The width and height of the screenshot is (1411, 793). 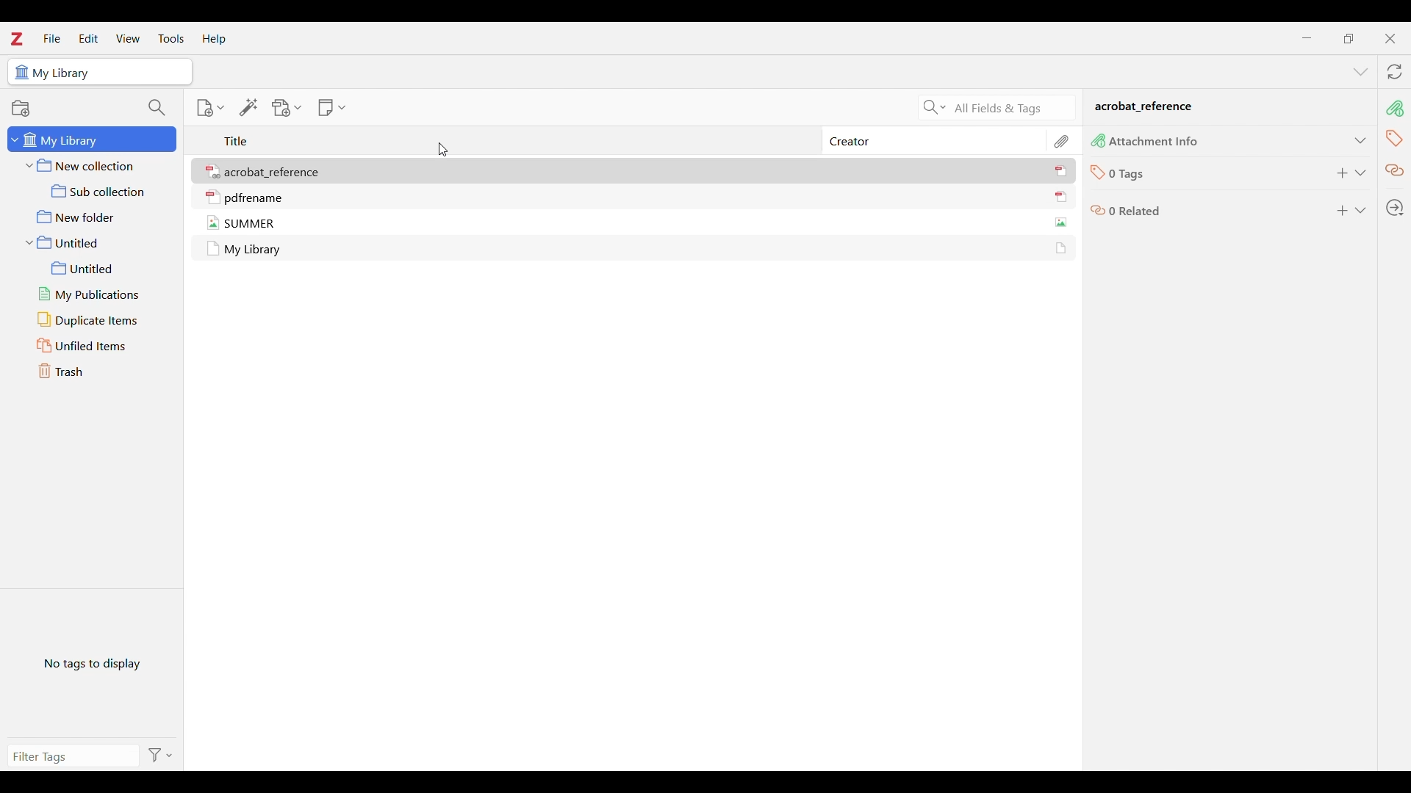 I want to click on New item options, so click(x=210, y=107).